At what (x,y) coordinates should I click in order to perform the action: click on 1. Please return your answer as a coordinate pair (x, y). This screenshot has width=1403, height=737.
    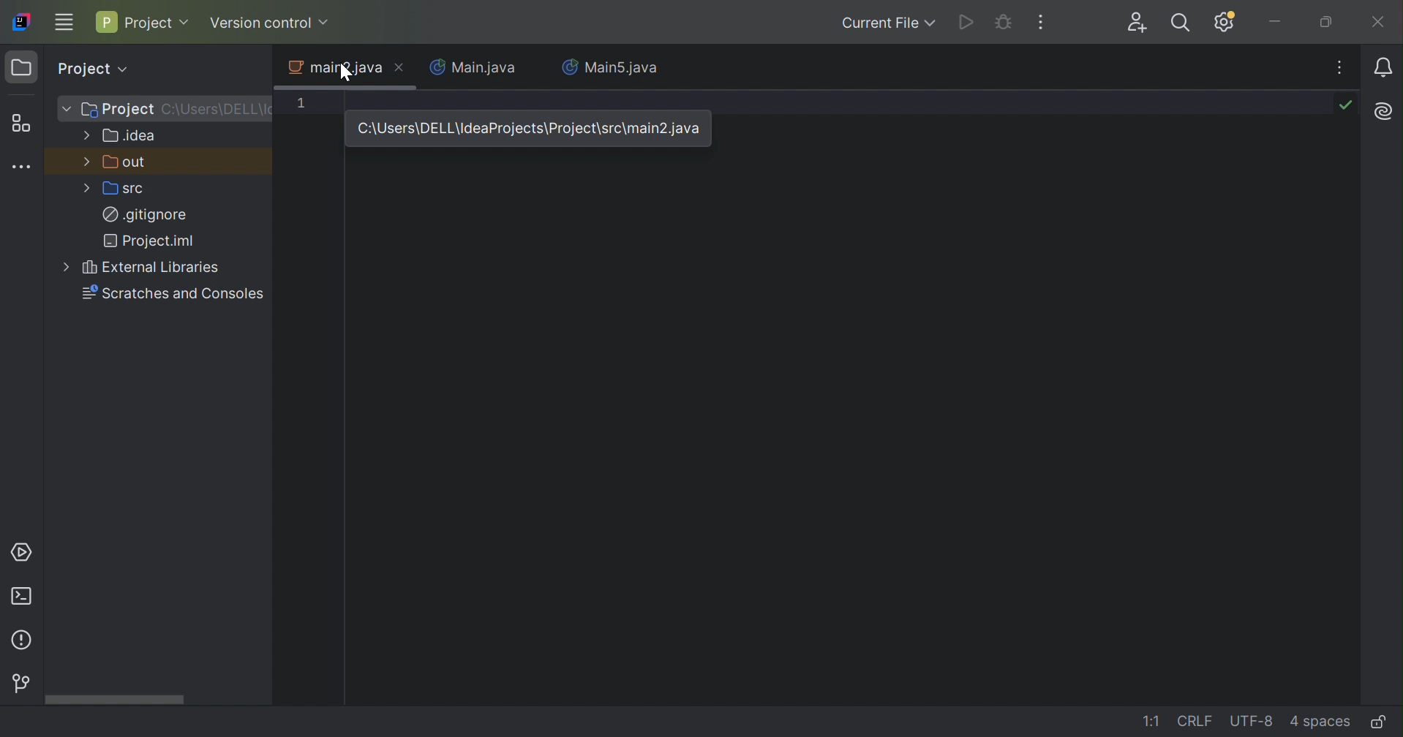
    Looking at the image, I should click on (308, 105).